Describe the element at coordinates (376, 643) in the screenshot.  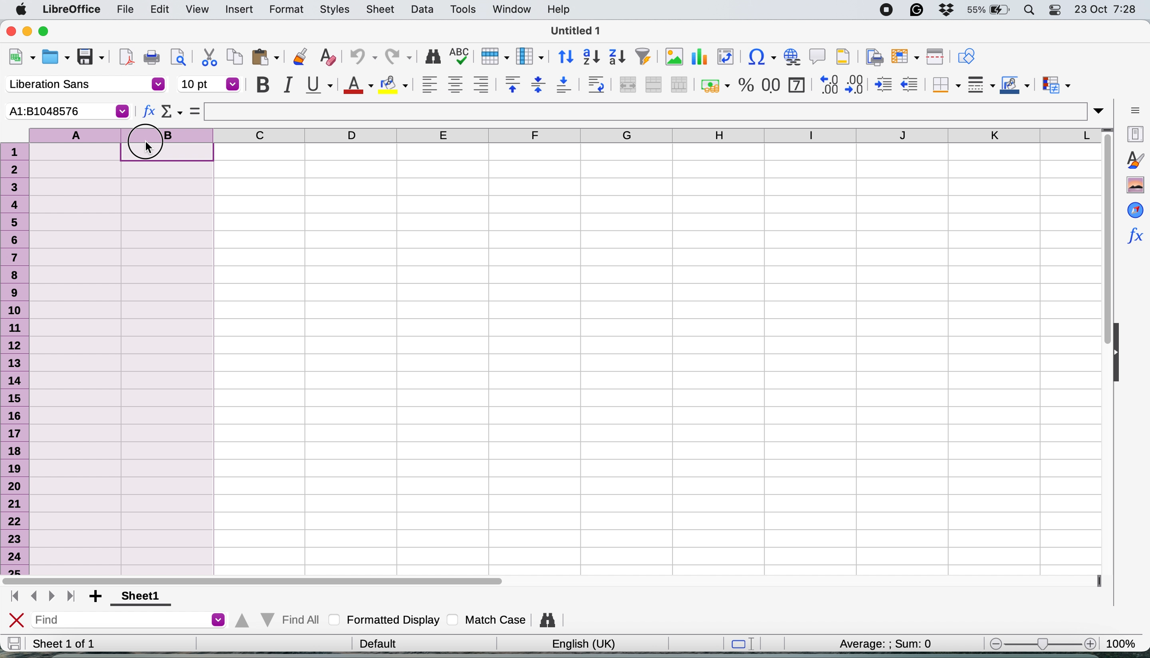
I see `default` at that location.